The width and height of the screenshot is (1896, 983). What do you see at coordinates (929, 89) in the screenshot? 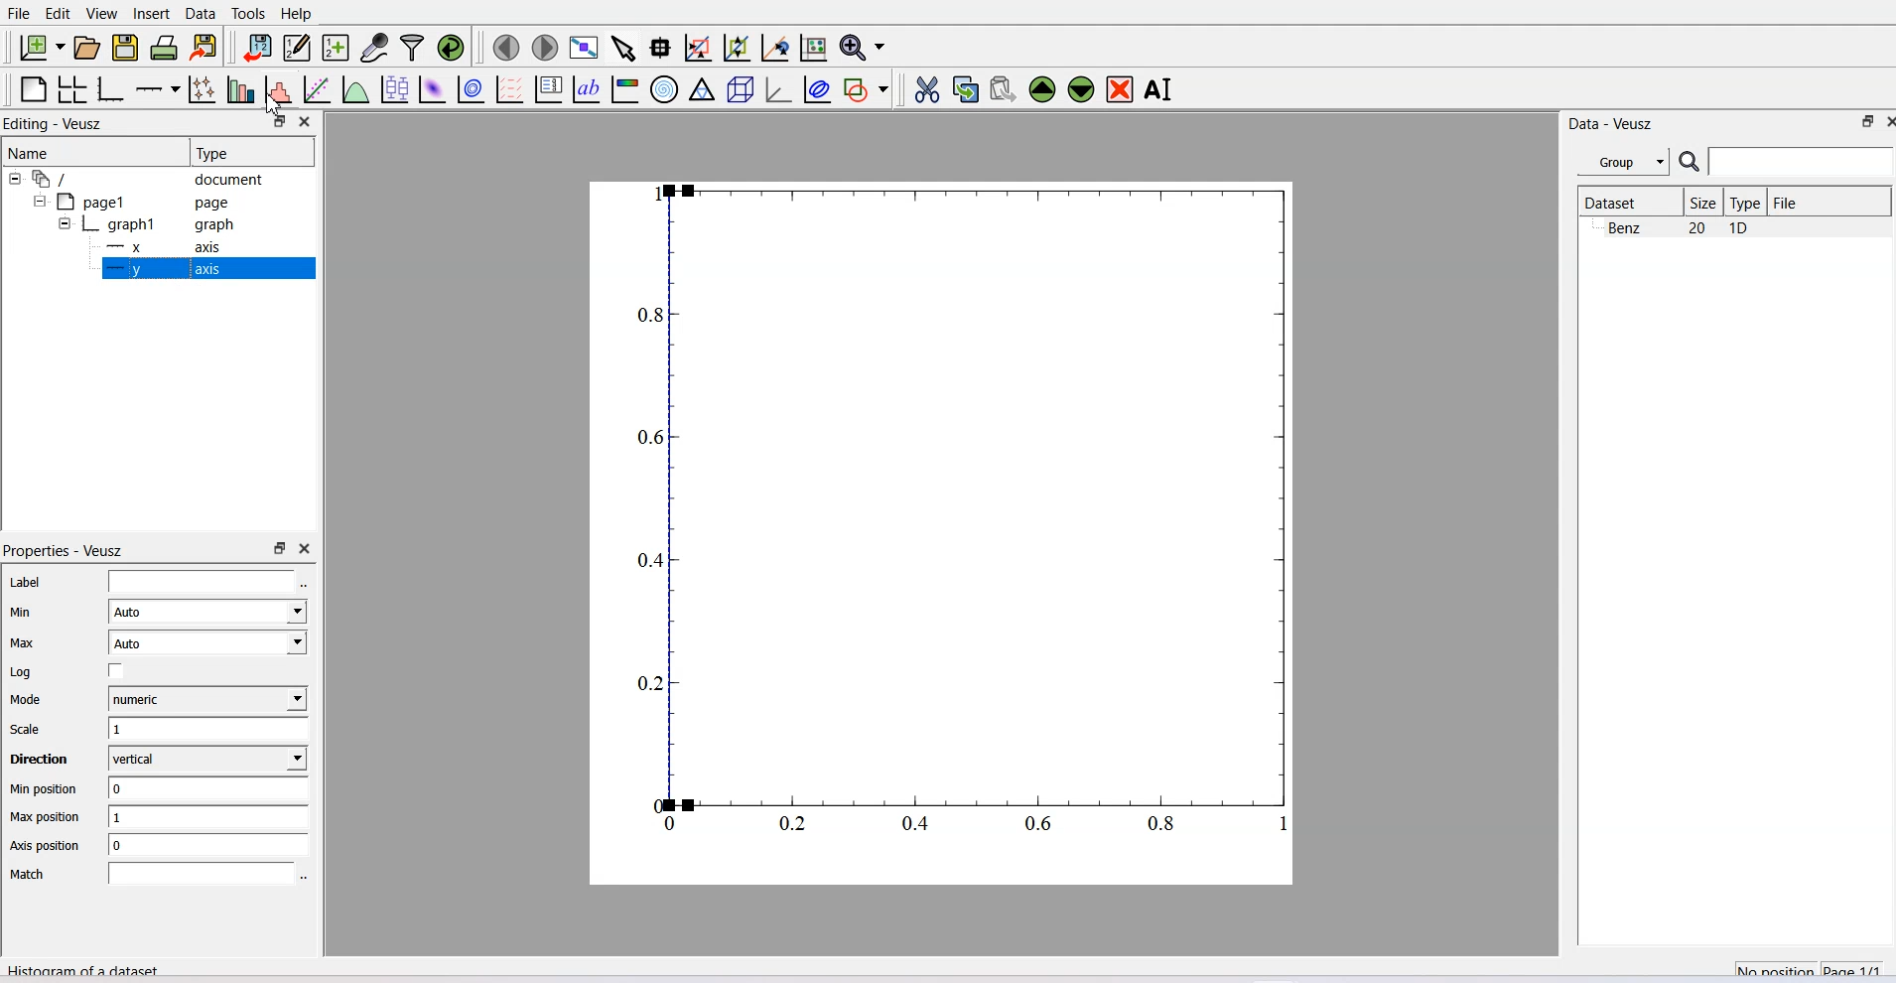
I see `Cut the selected widget` at bounding box center [929, 89].